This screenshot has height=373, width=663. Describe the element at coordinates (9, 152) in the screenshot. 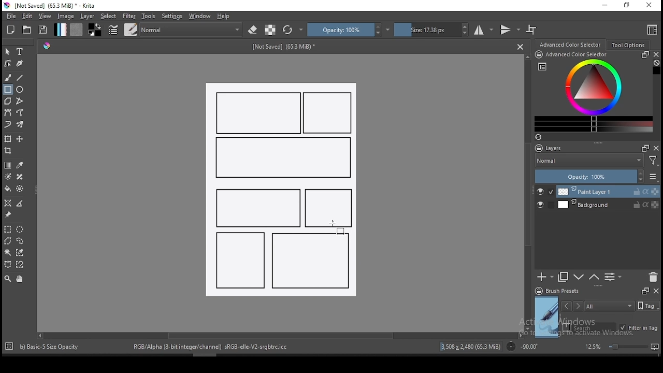

I see `crop tool` at that location.